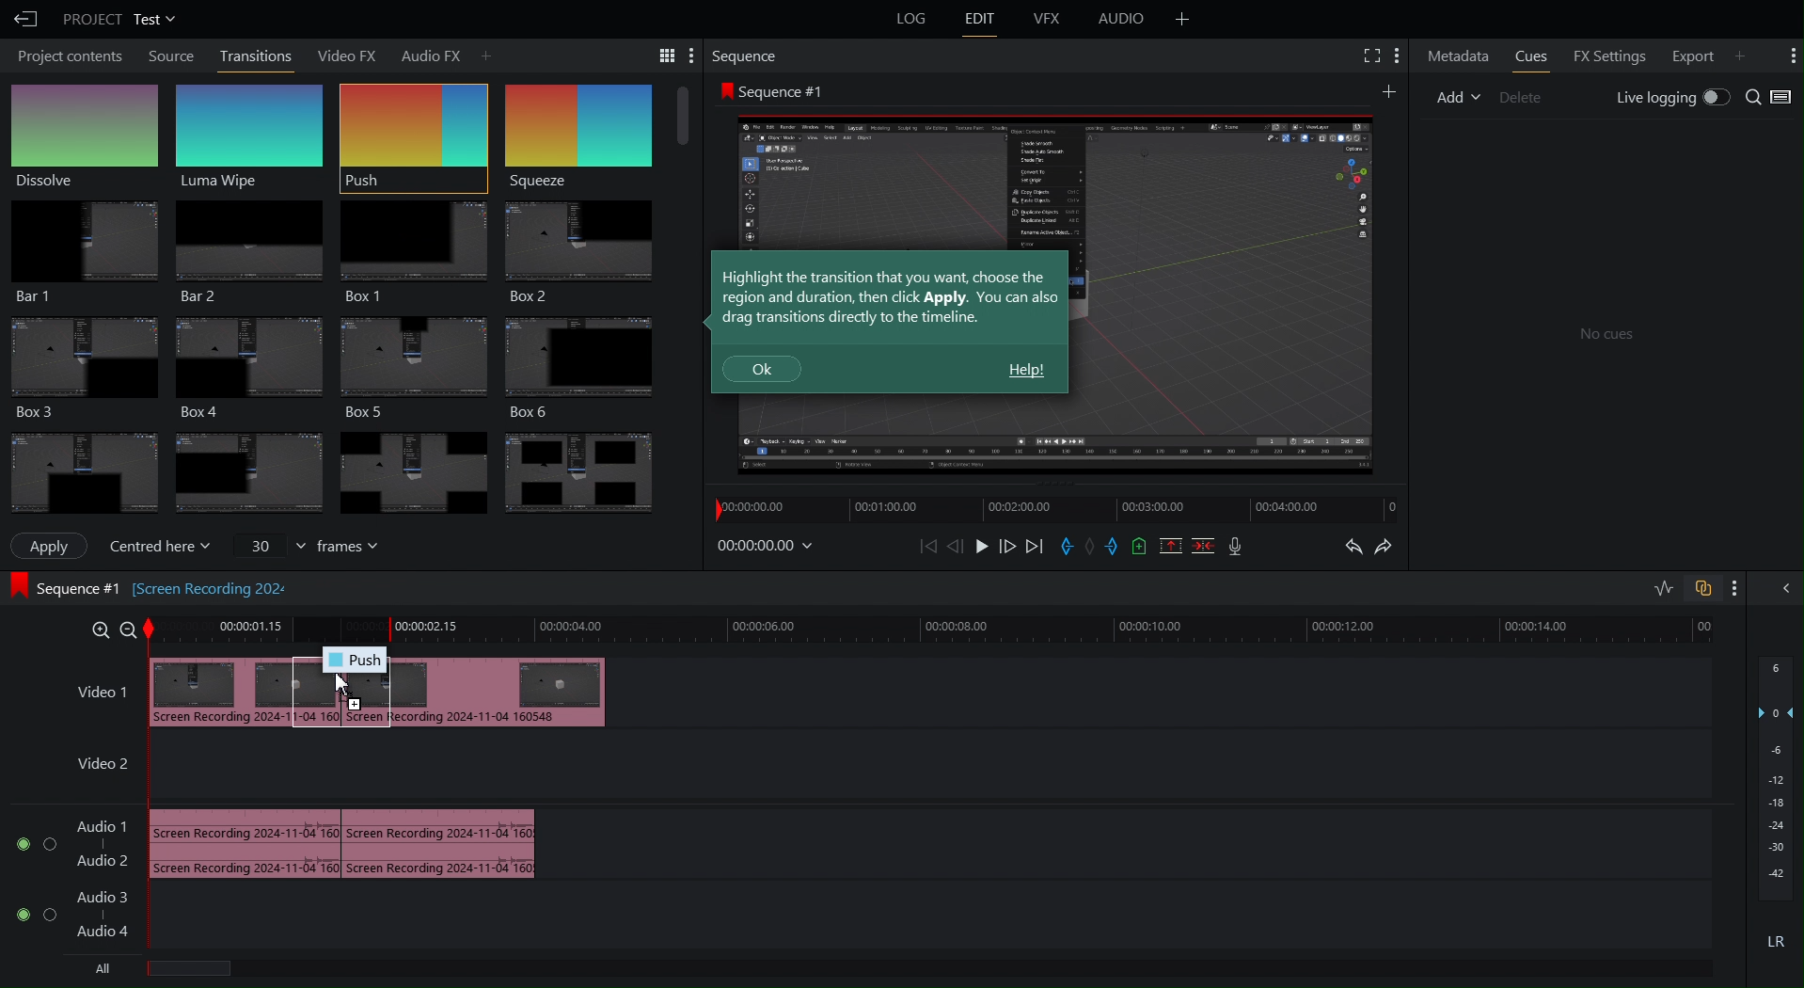 This screenshot has width=1804, height=988. What do you see at coordinates (1038, 512) in the screenshot?
I see `Timeline` at bounding box center [1038, 512].